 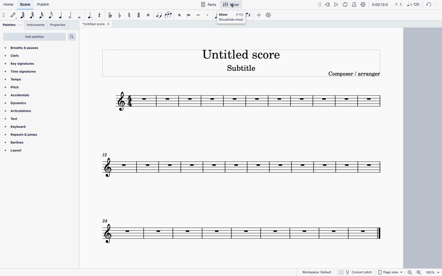 I want to click on page view, so click(x=389, y=272).